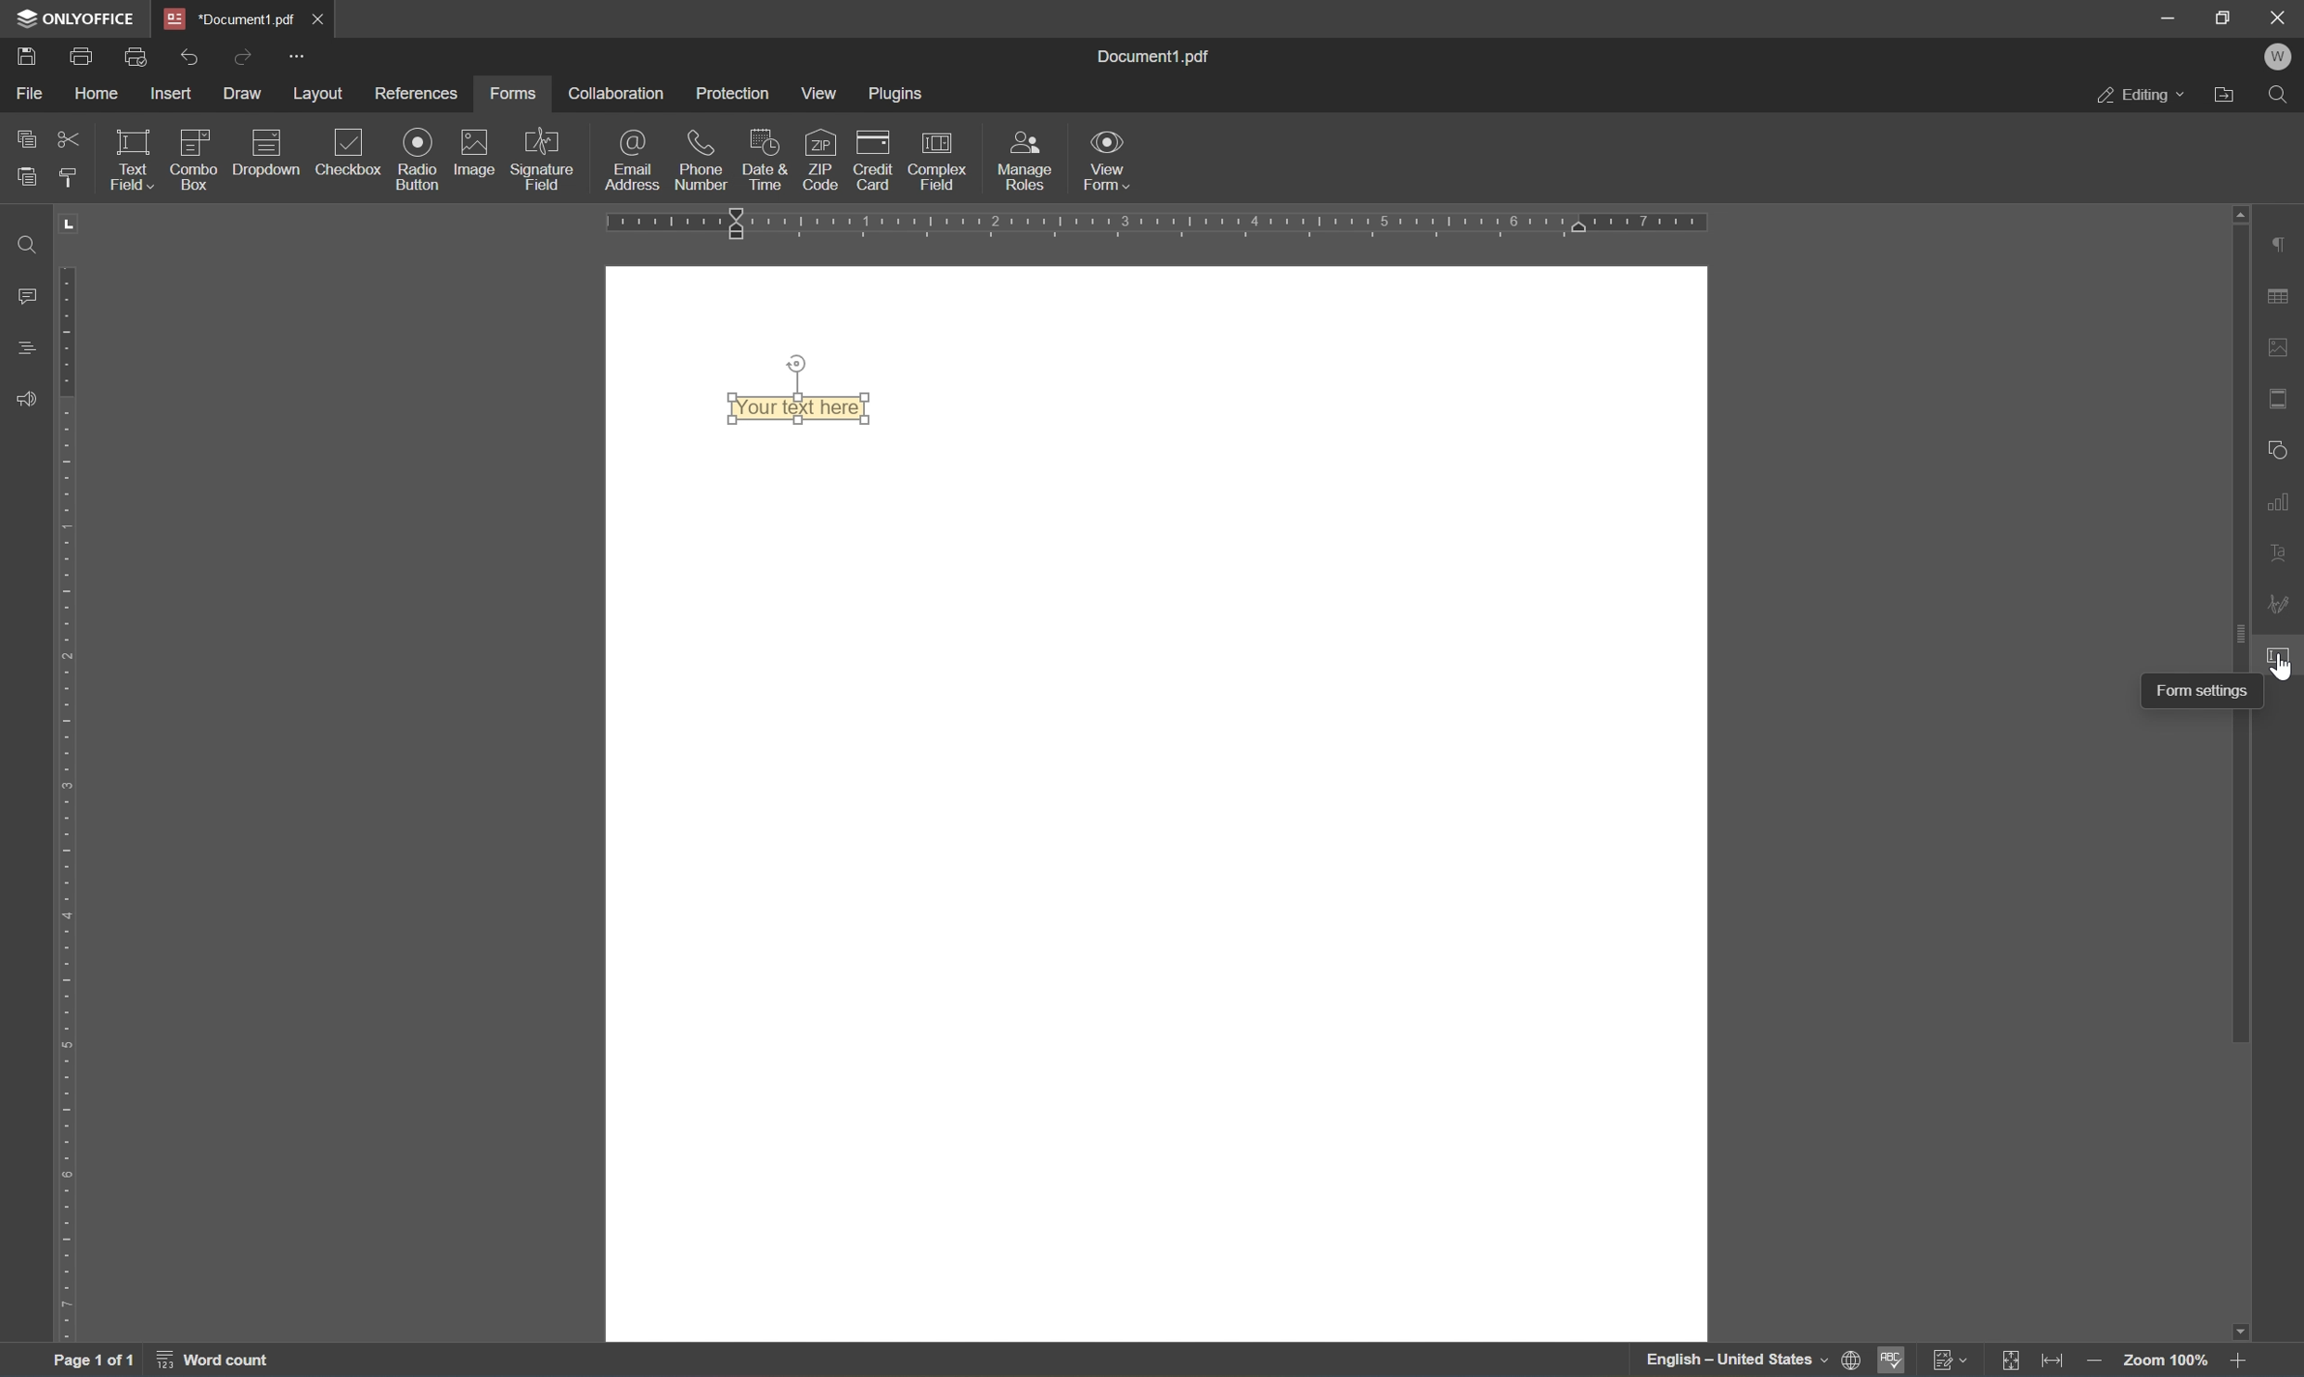  Describe the element at coordinates (2169, 14) in the screenshot. I see `minimize` at that location.